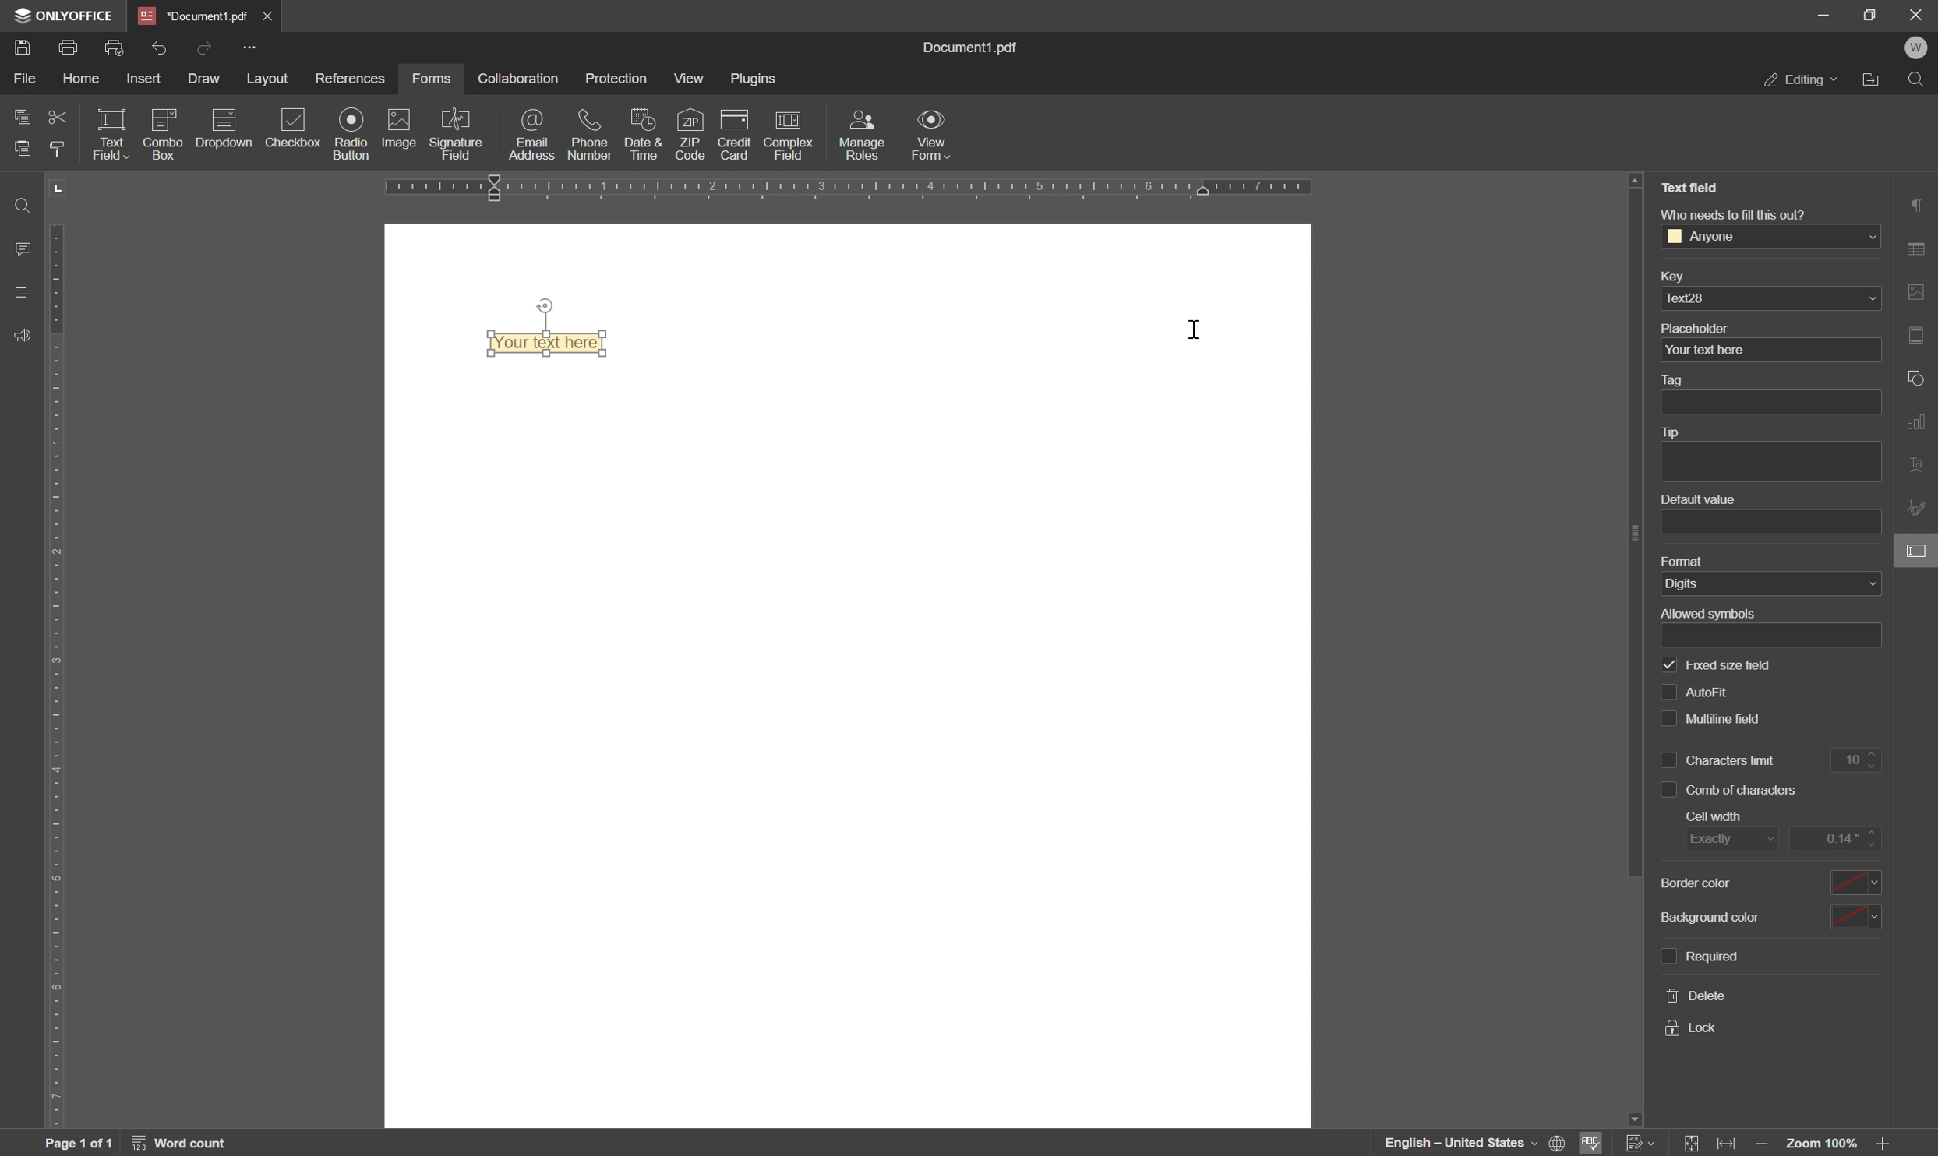 The width and height of the screenshot is (1938, 1156). I want to click on customize quick access toolbar, so click(249, 48).